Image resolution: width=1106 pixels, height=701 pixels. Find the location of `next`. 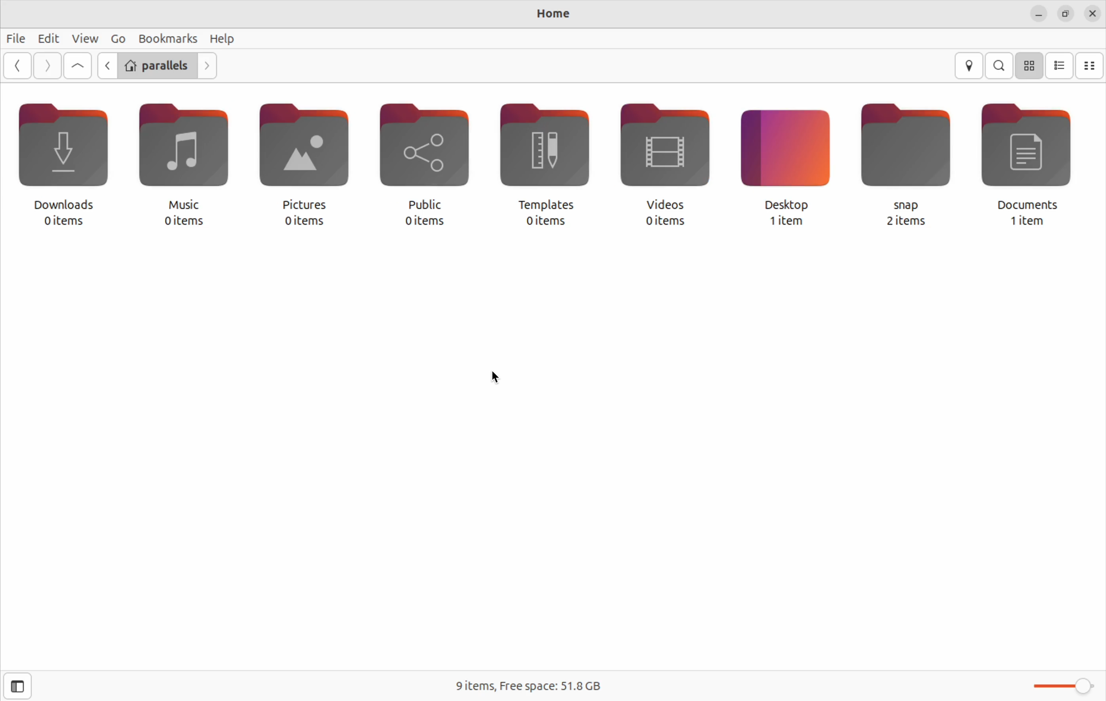

next is located at coordinates (46, 65).